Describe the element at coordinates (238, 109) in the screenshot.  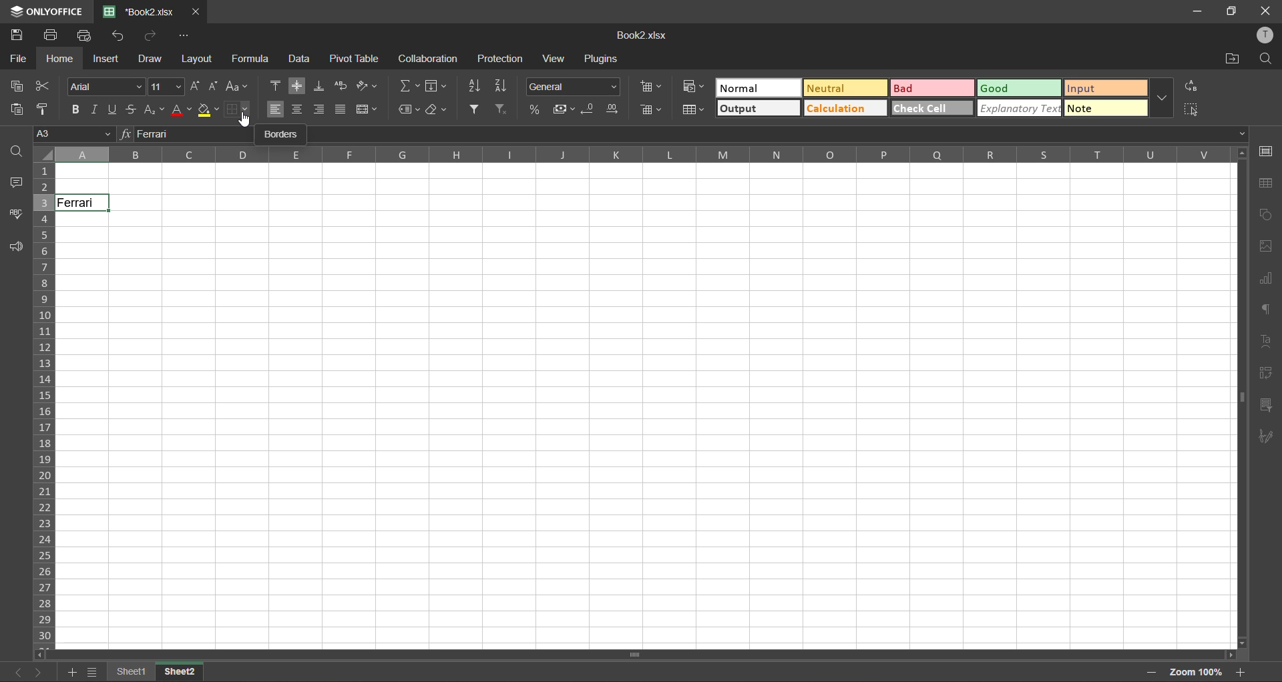
I see `borders` at that location.